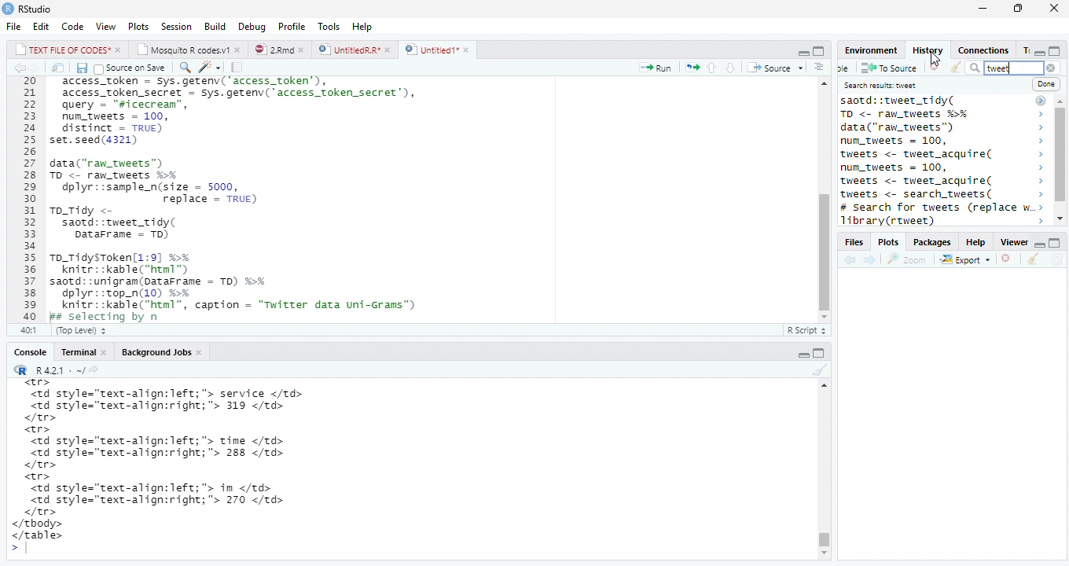 The height and width of the screenshot is (566, 1069). Describe the element at coordinates (13, 24) in the screenshot. I see `File` at that location.